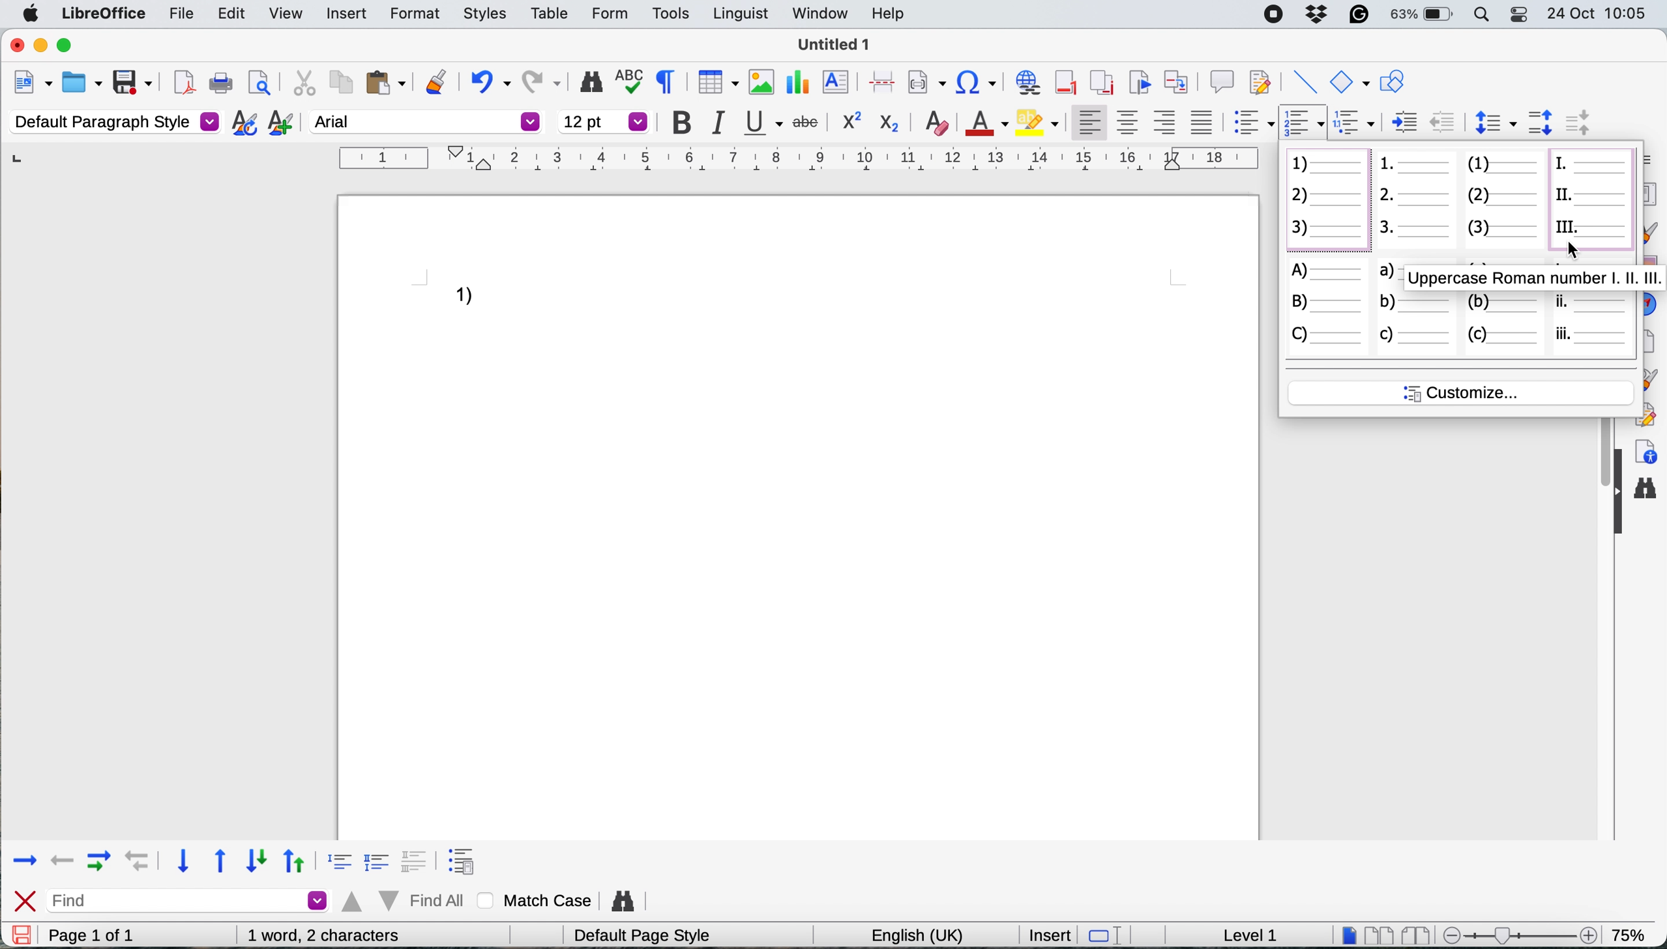 The image size is (1667, 949). I want to click on forward, so click(24, 858).